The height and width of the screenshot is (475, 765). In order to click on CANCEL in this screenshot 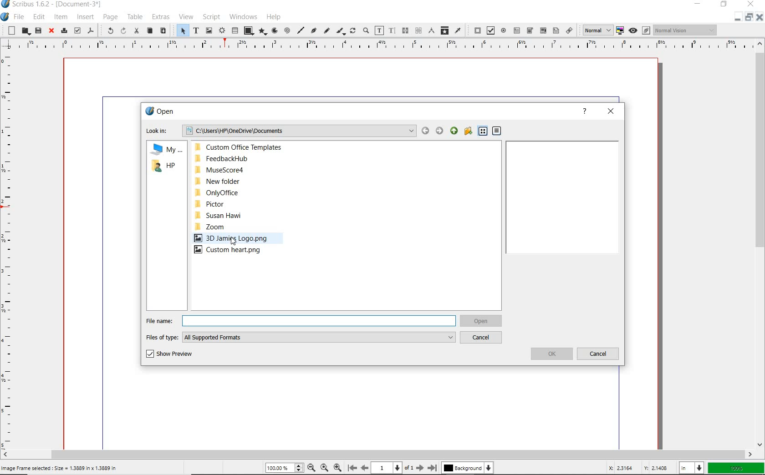, I will do `click(599, 354)`.